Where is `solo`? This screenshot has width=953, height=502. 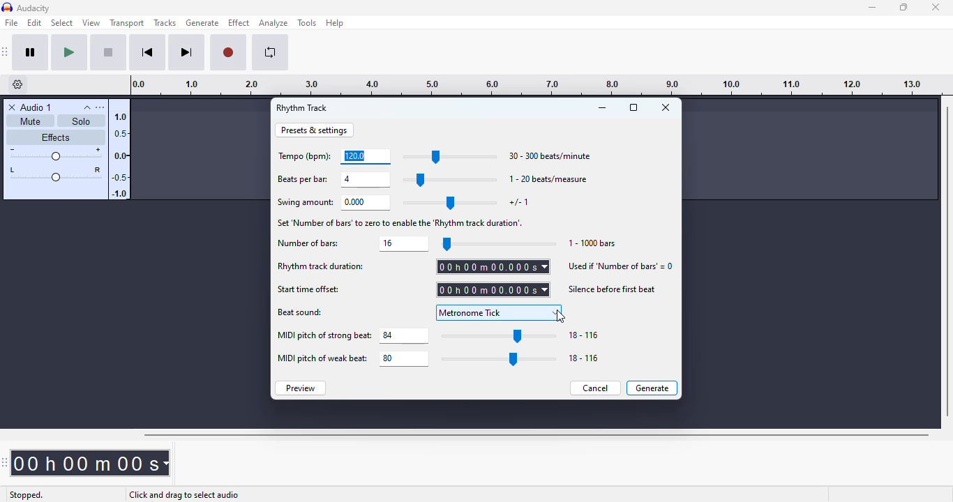
solo is located at coordinates (82, 121).